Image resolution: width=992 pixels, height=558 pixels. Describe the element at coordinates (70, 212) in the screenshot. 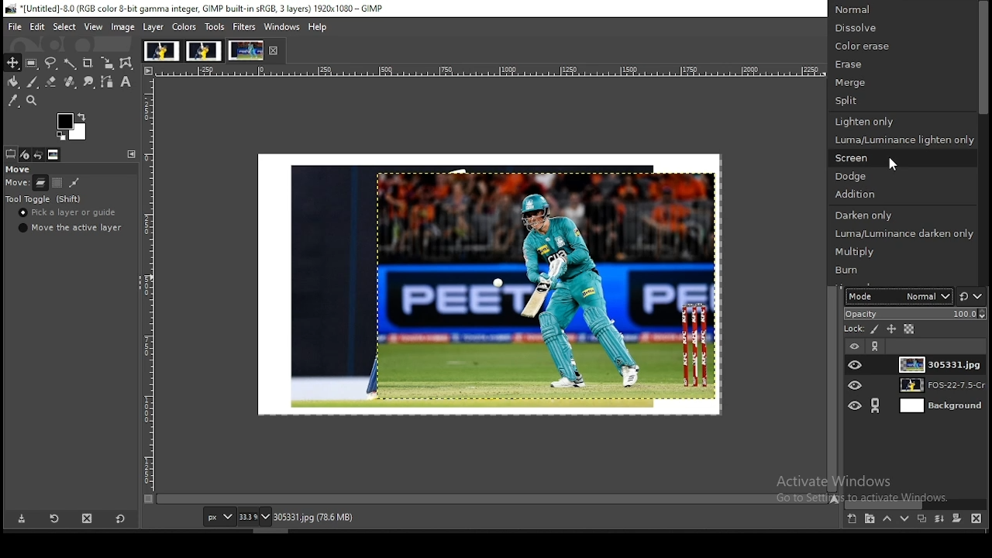

I see `pick a layer or guide` at that location.